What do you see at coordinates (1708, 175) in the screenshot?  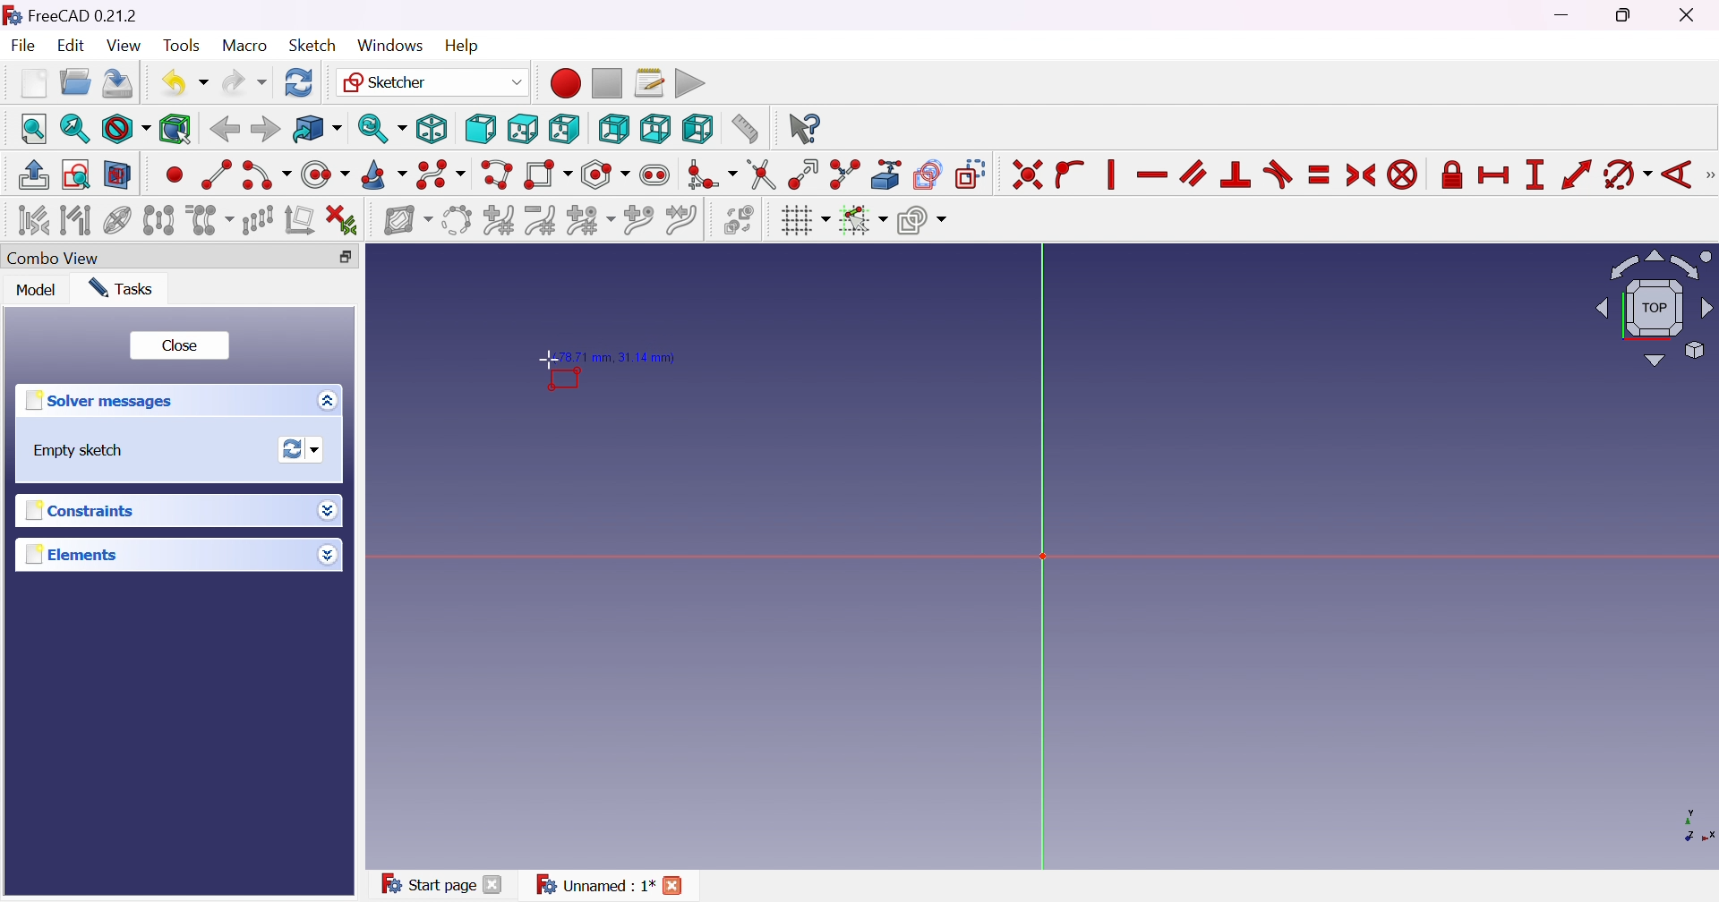 I see `[Sketcher constraints]` at bounding box center [1708, 175].